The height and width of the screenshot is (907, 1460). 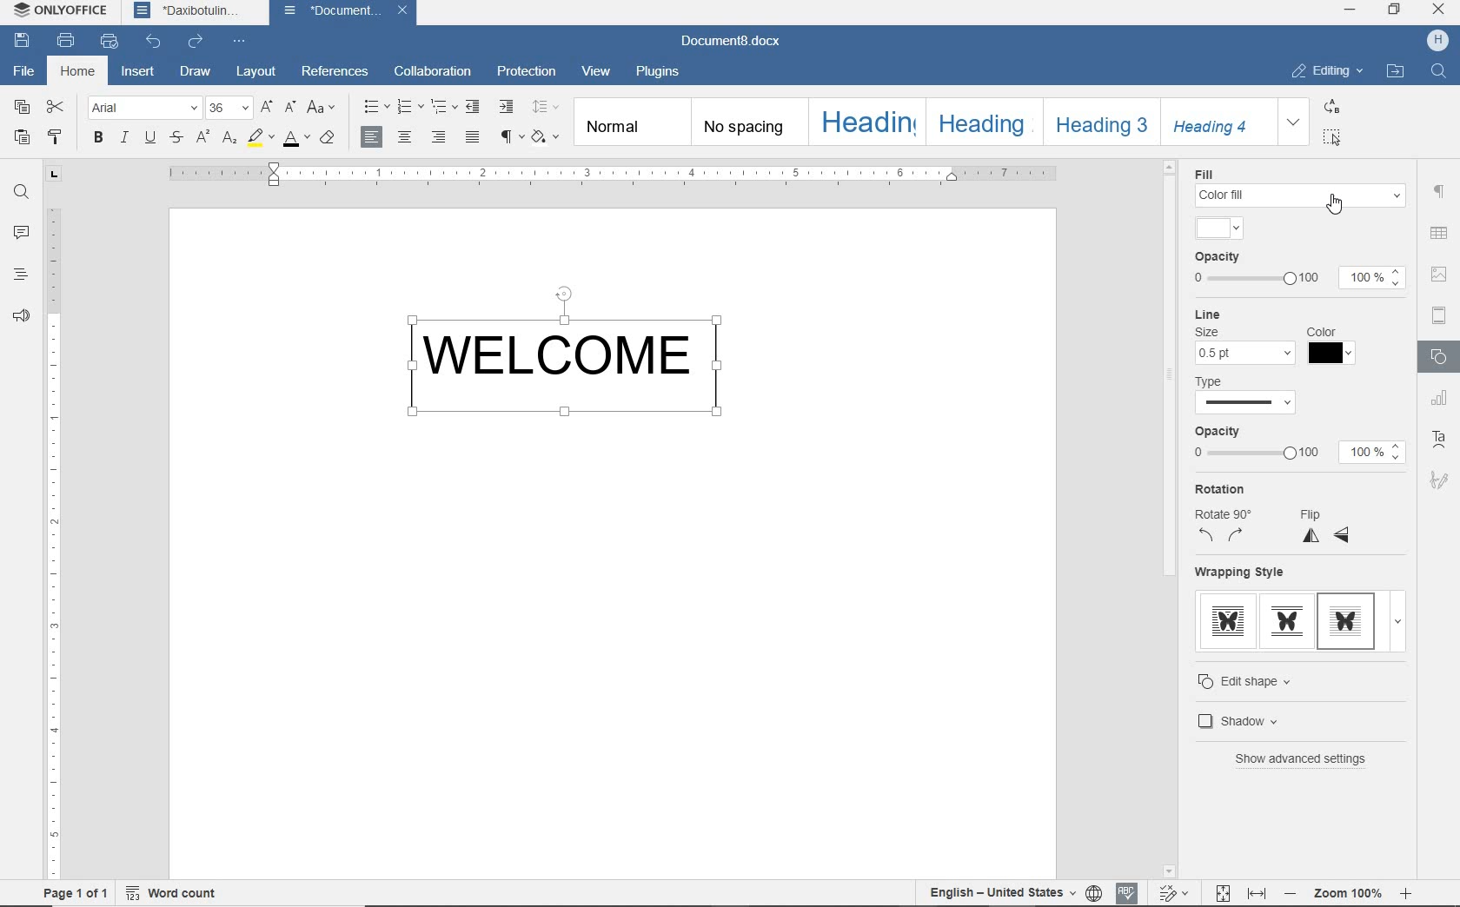 I want to click on FONT COLOR, so click(x=295, y=140).